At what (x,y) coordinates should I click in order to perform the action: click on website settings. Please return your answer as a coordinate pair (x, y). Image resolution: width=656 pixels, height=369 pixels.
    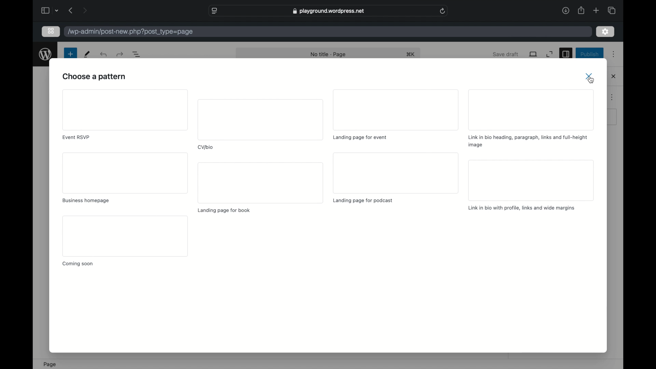
    Looking at the image, I should click on (215, 11).